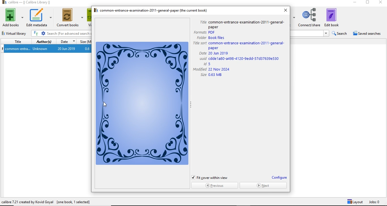 This screenshot has height=206, width=387. I want to click on Size 0.63 MB, so click(211, 76).